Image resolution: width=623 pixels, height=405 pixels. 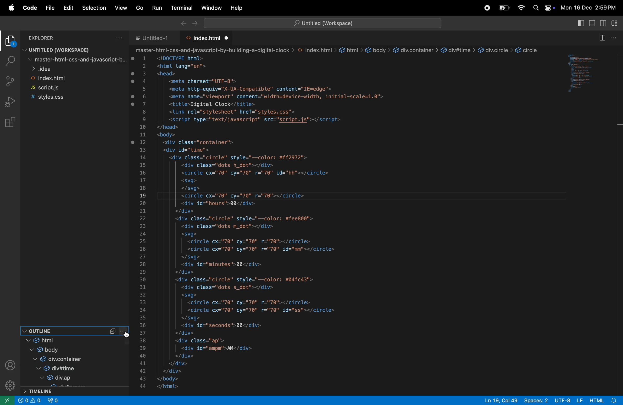 What do you see at coordinates (601, 38) in the screenshot?
I see `split editor` at bounding box center [601, 38].